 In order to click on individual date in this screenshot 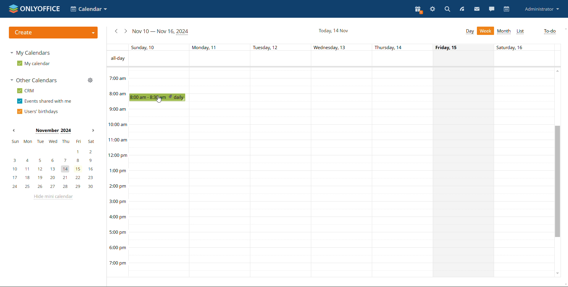, I will do `click(329, 47)`.